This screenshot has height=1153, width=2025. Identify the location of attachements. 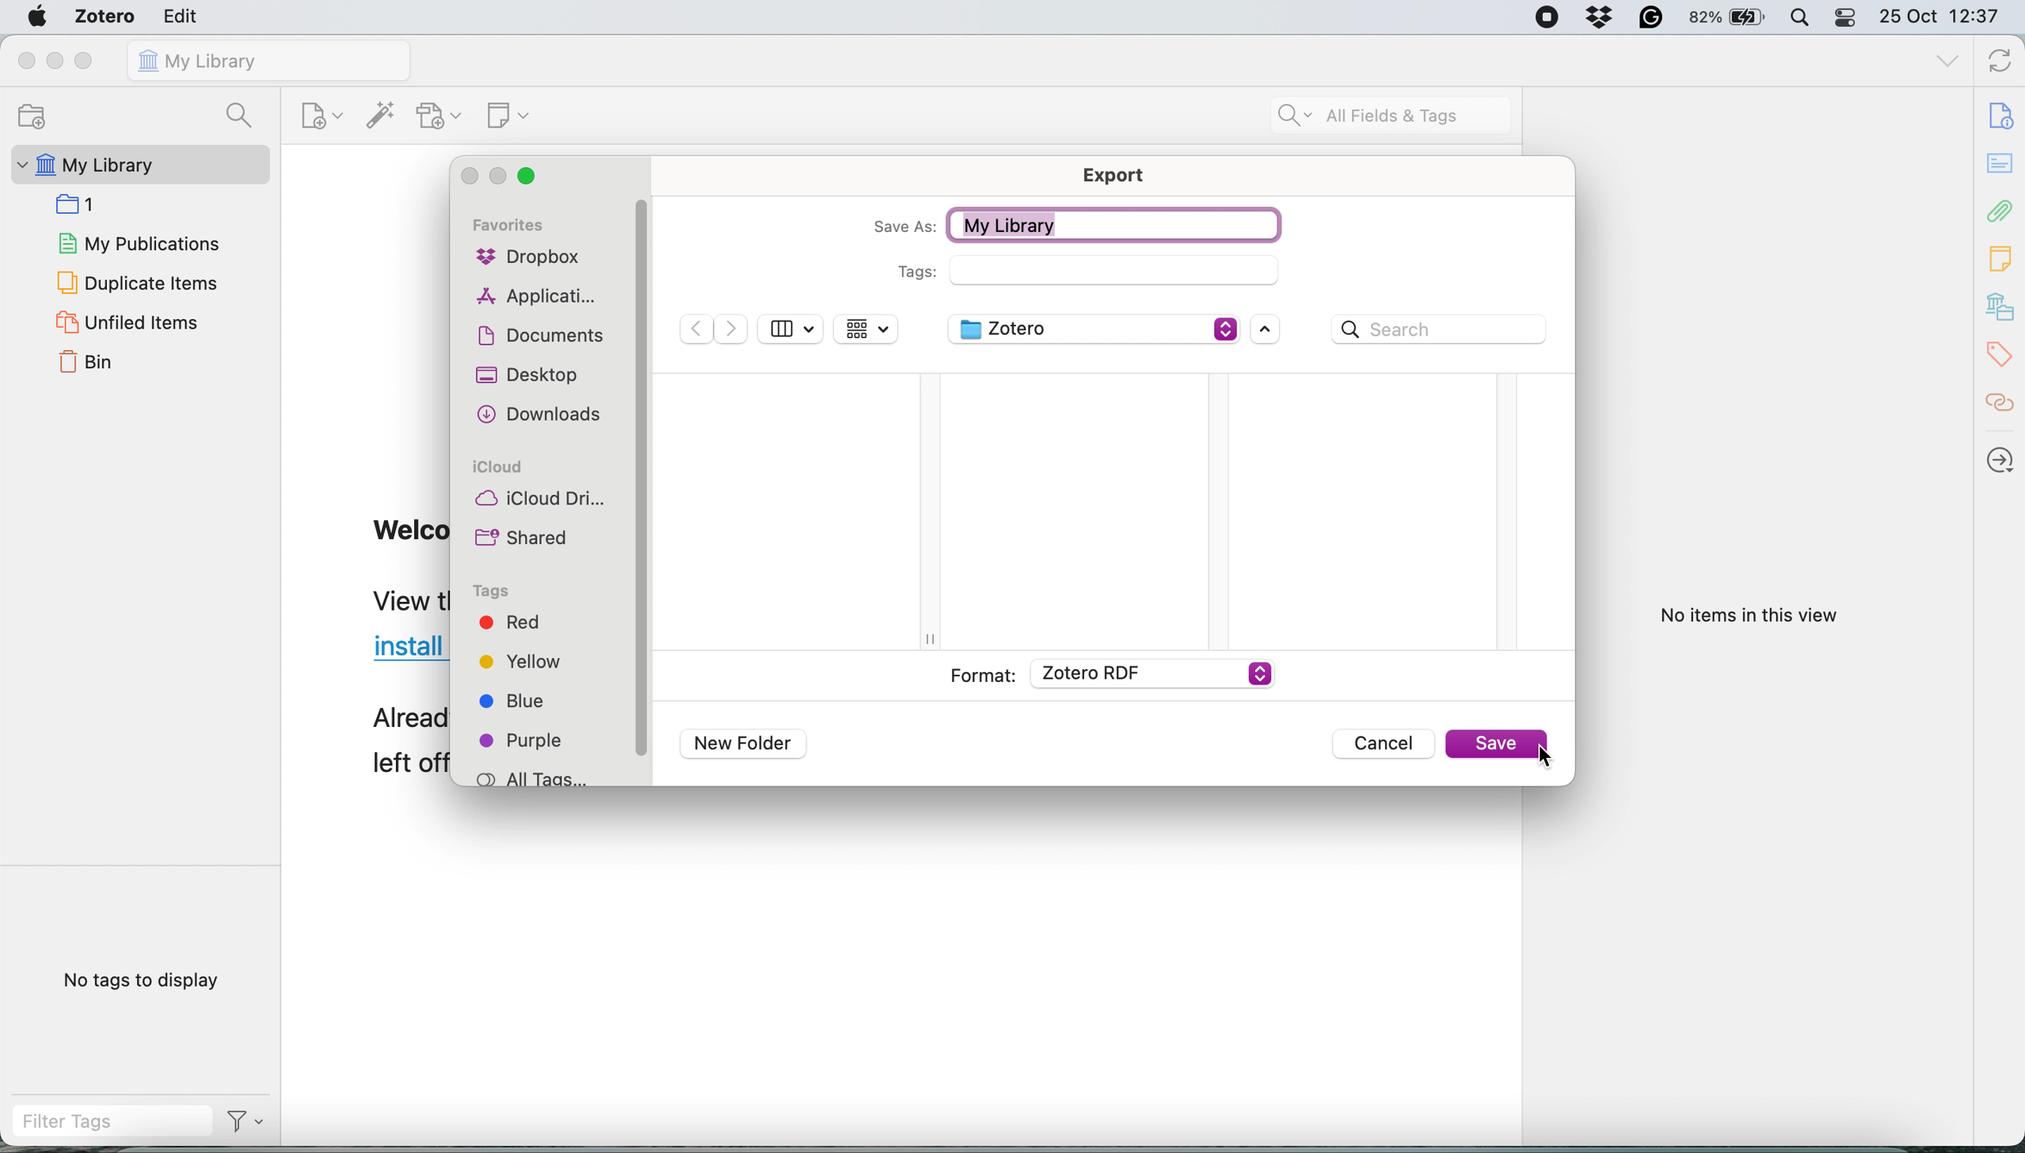
(2002, 214).